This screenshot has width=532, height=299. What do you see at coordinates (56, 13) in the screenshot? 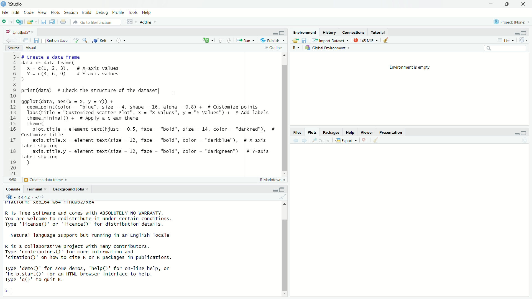
I see `Plots` at bounding box center [56, 13].